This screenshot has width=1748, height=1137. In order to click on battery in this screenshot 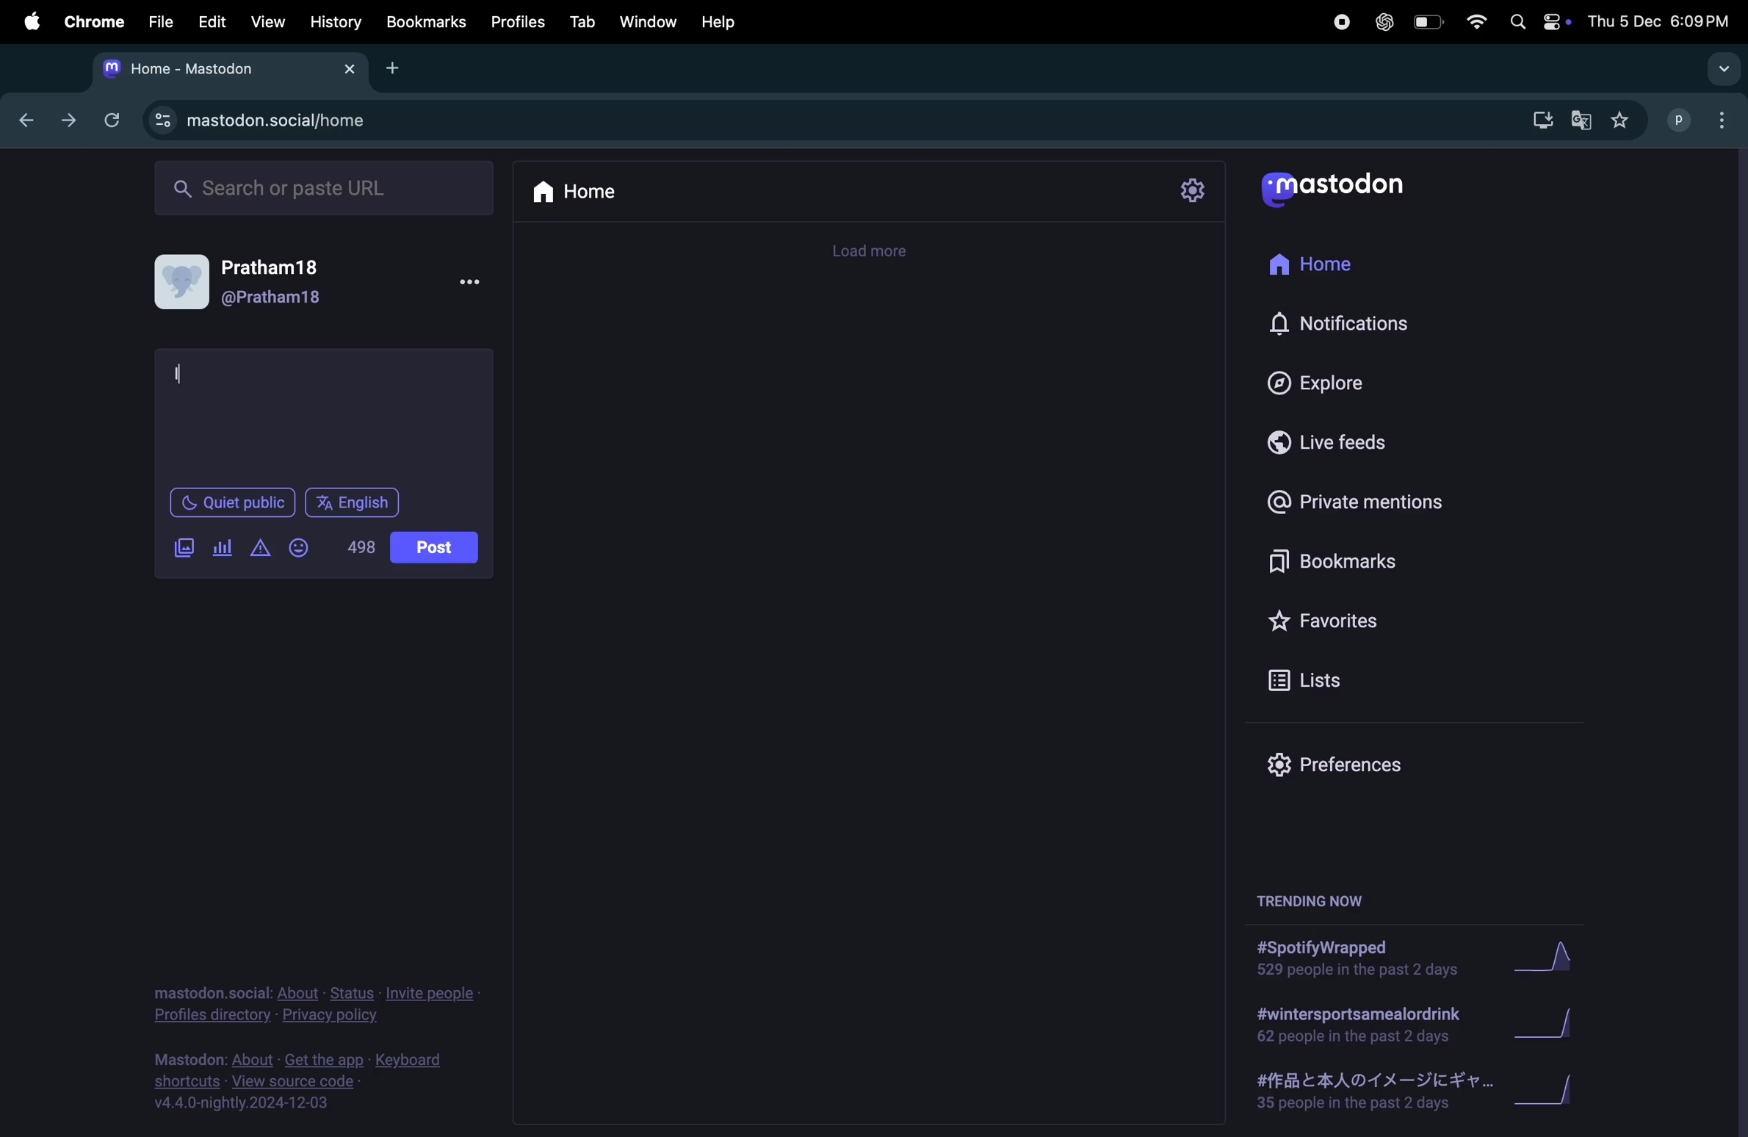, I will do `click(1429, 24)`.